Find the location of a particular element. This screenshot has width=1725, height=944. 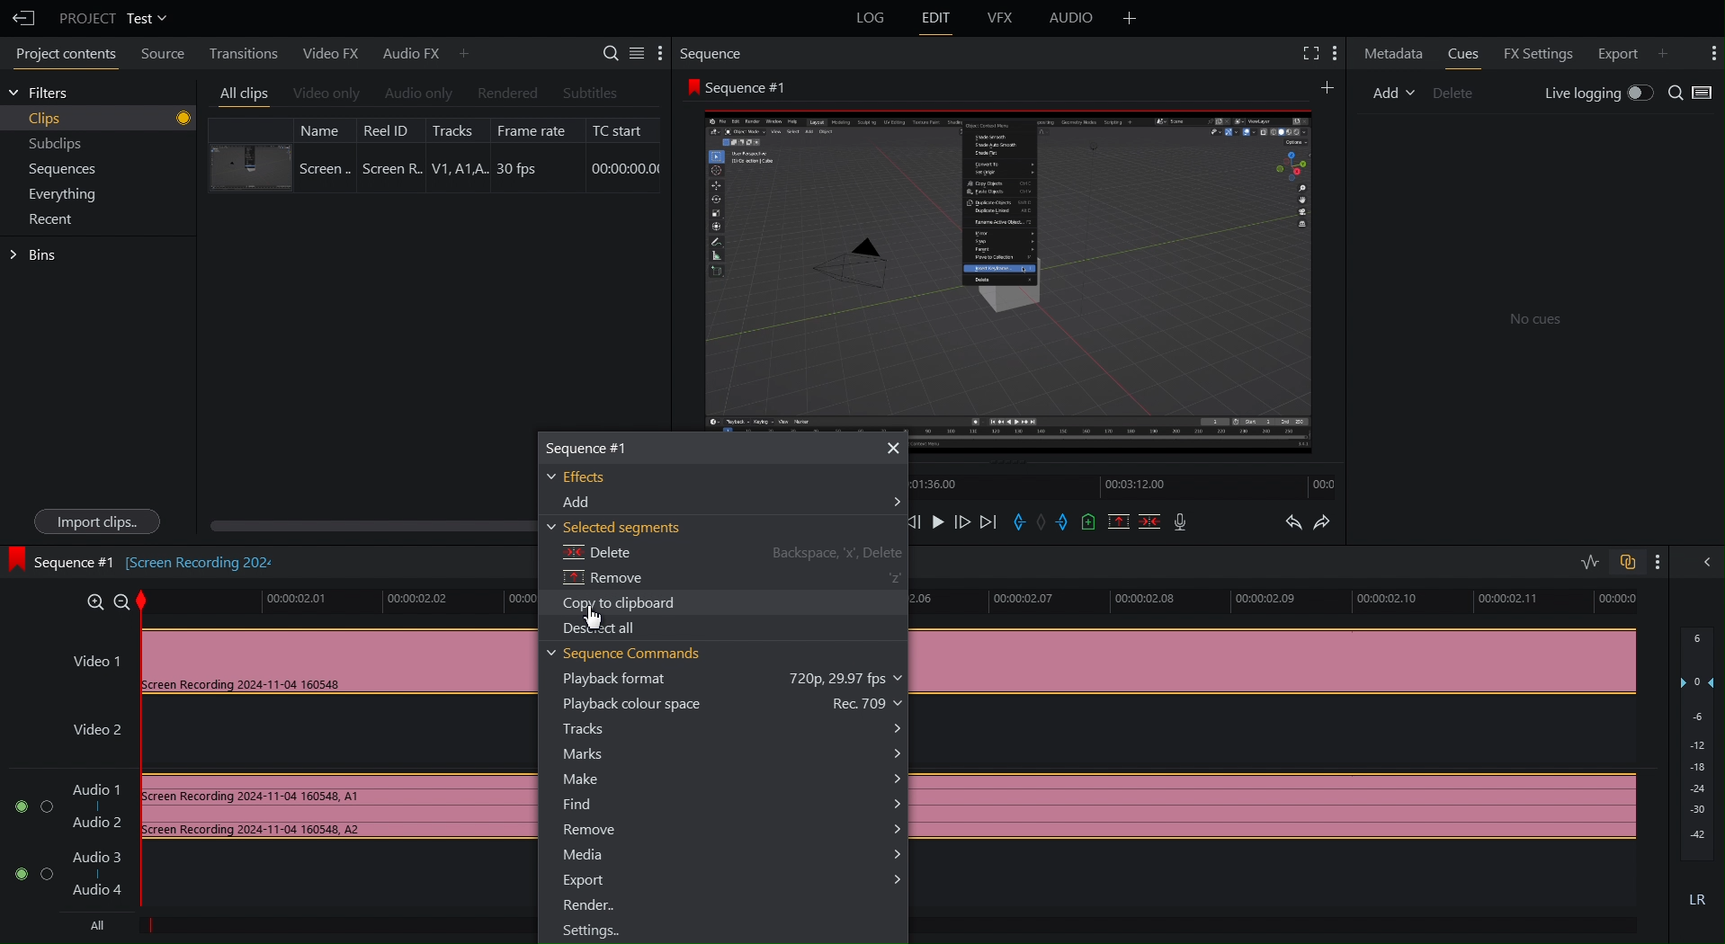

Delete is located at coordinates (1452, 91).